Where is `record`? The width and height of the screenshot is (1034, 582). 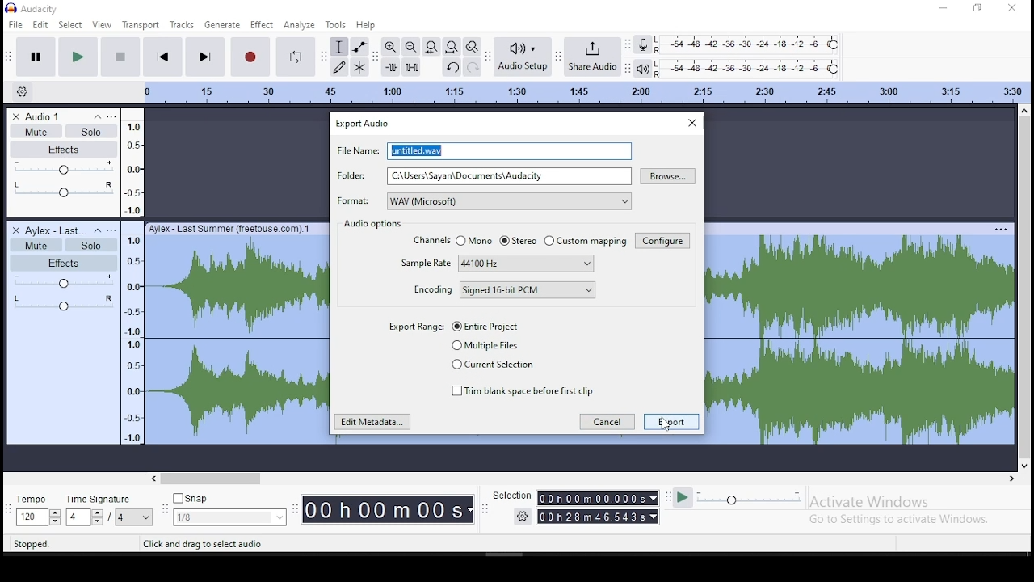
record is located at coordinates (250, 57).